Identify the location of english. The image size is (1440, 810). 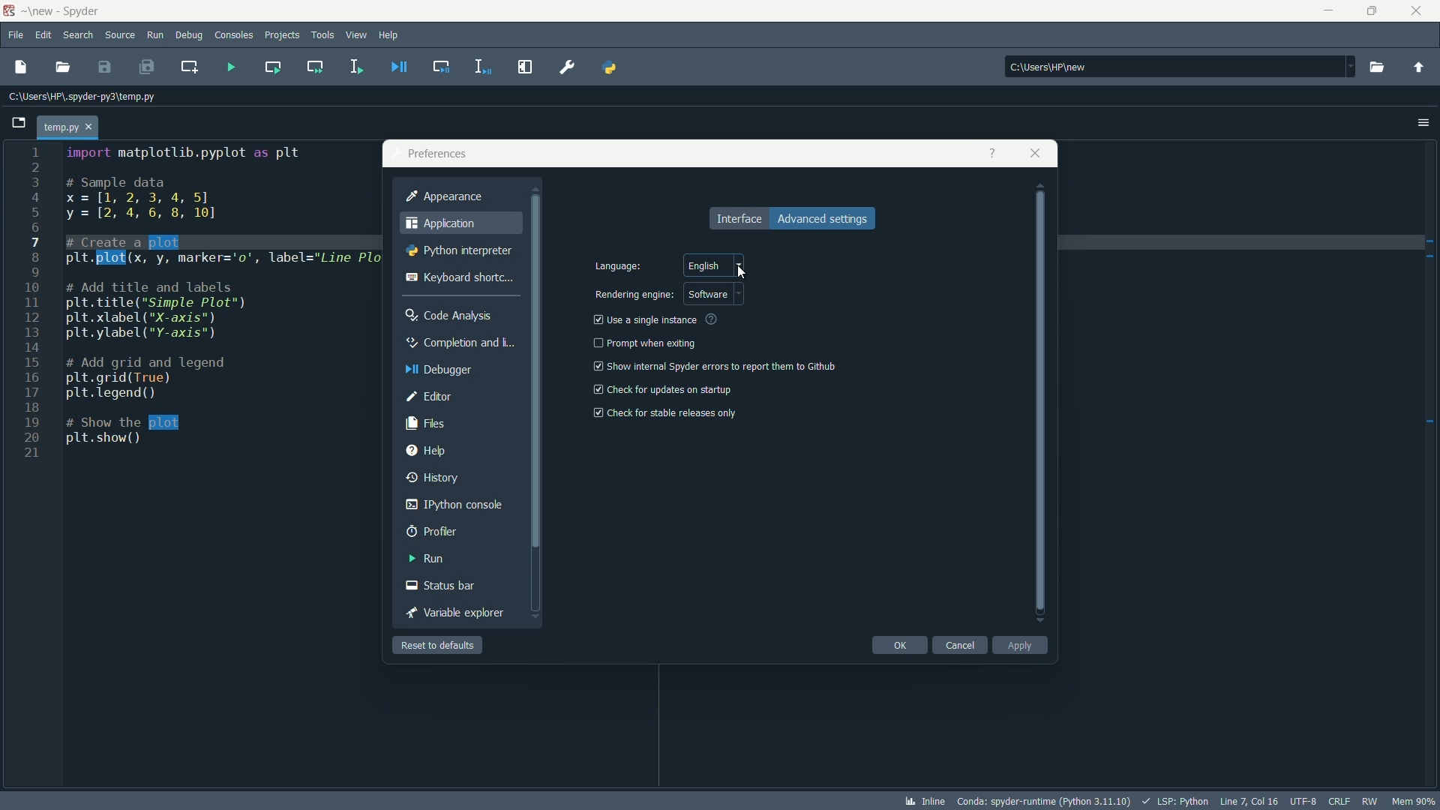
(2585, 976).